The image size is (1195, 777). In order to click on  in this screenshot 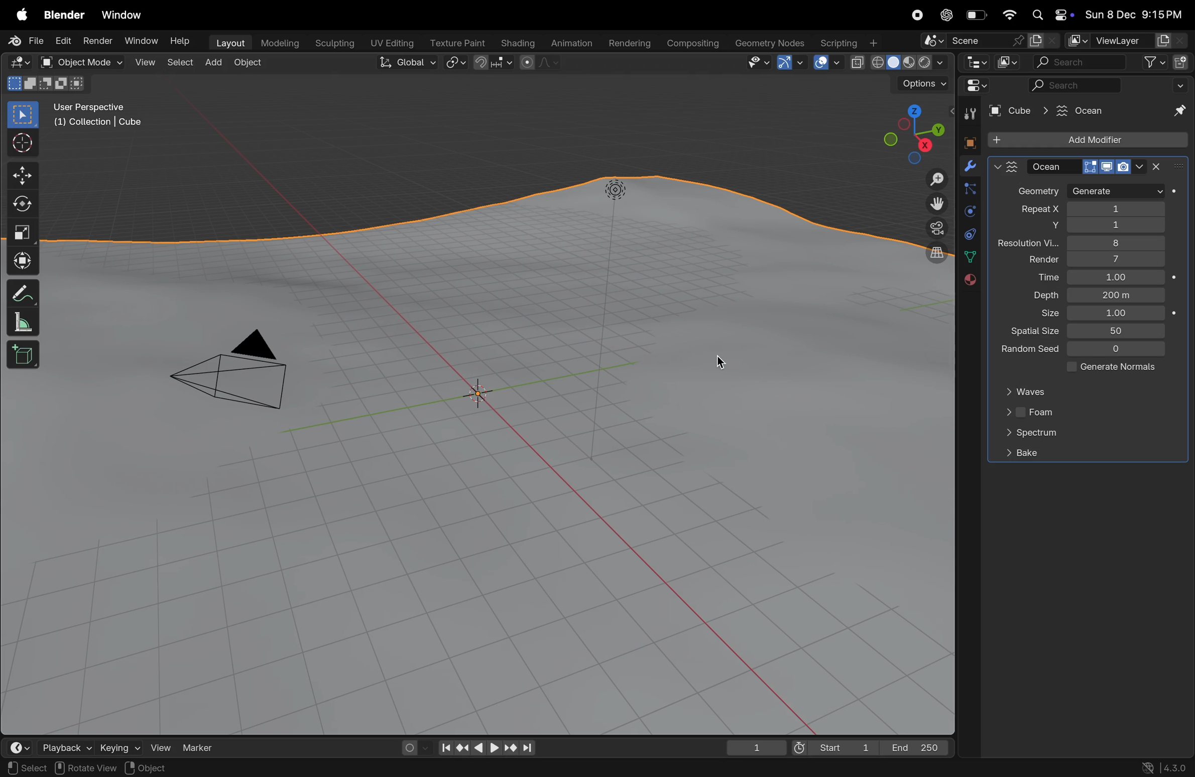, I will do `click(494, 65)`.